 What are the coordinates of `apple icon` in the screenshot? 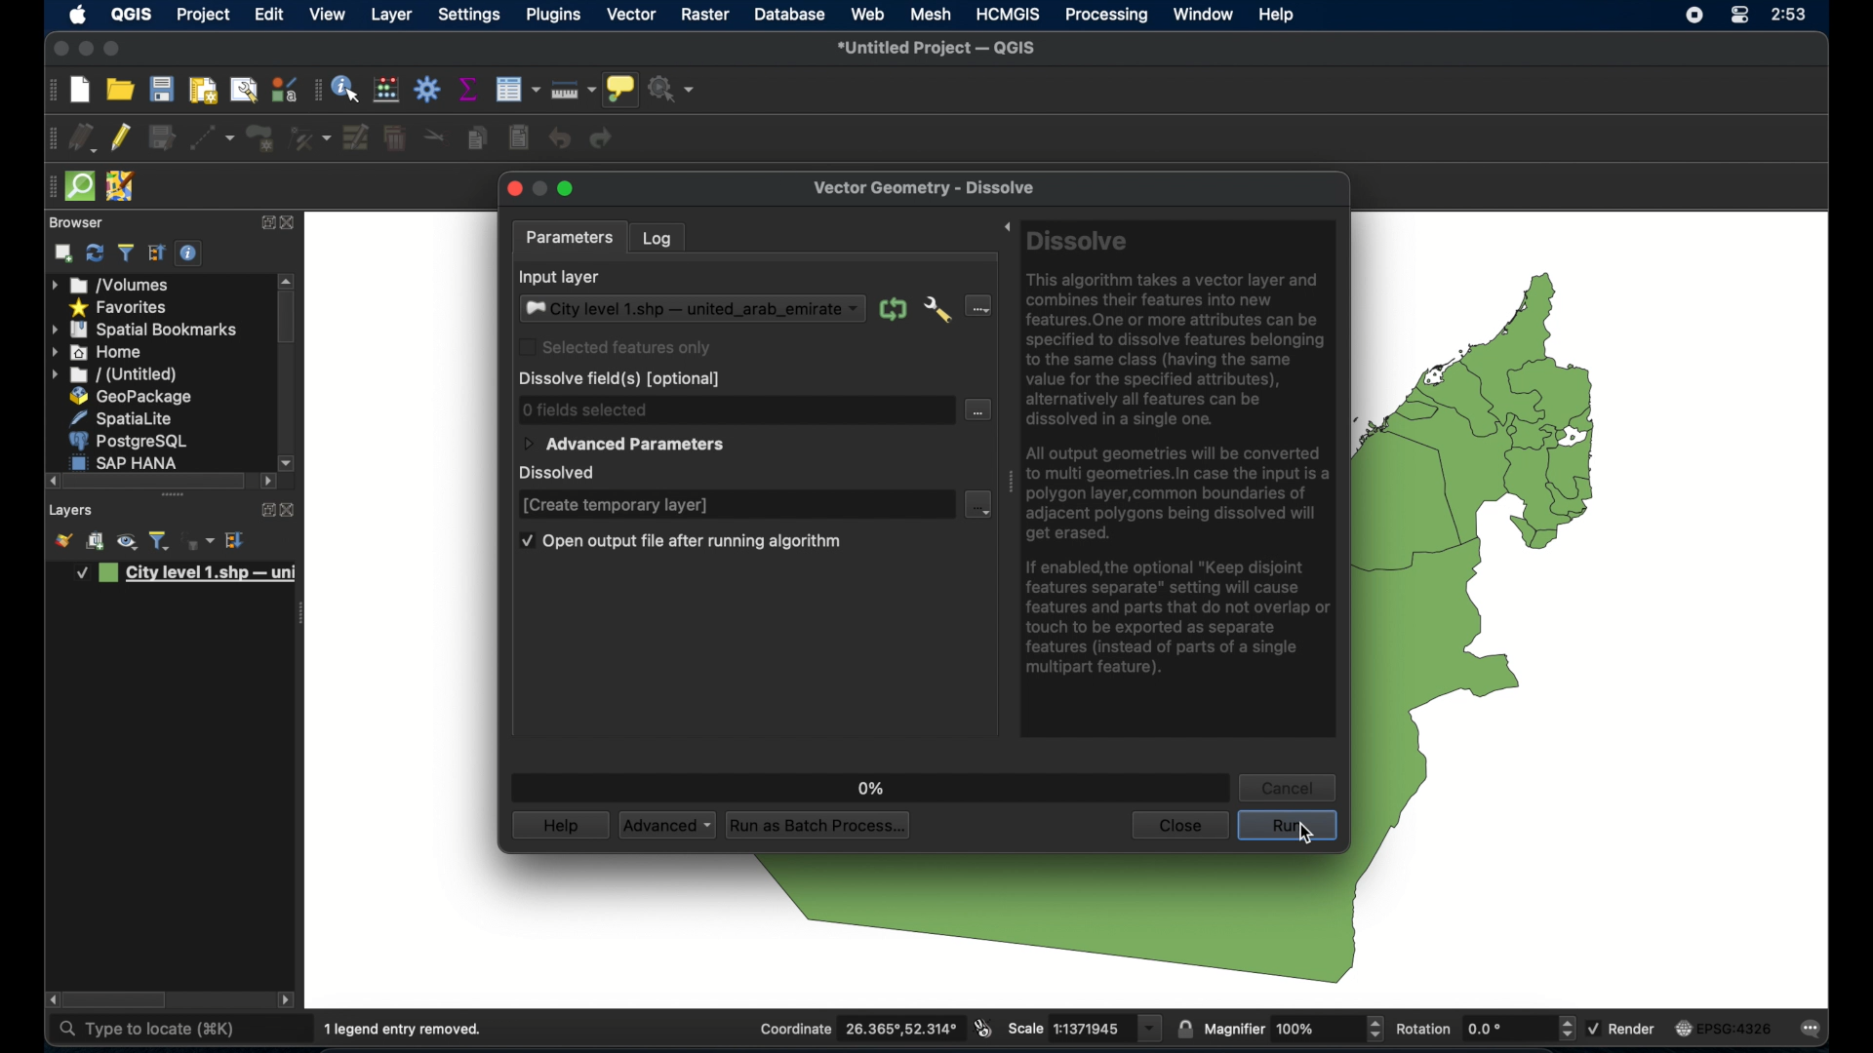 It's located at (79, 15).